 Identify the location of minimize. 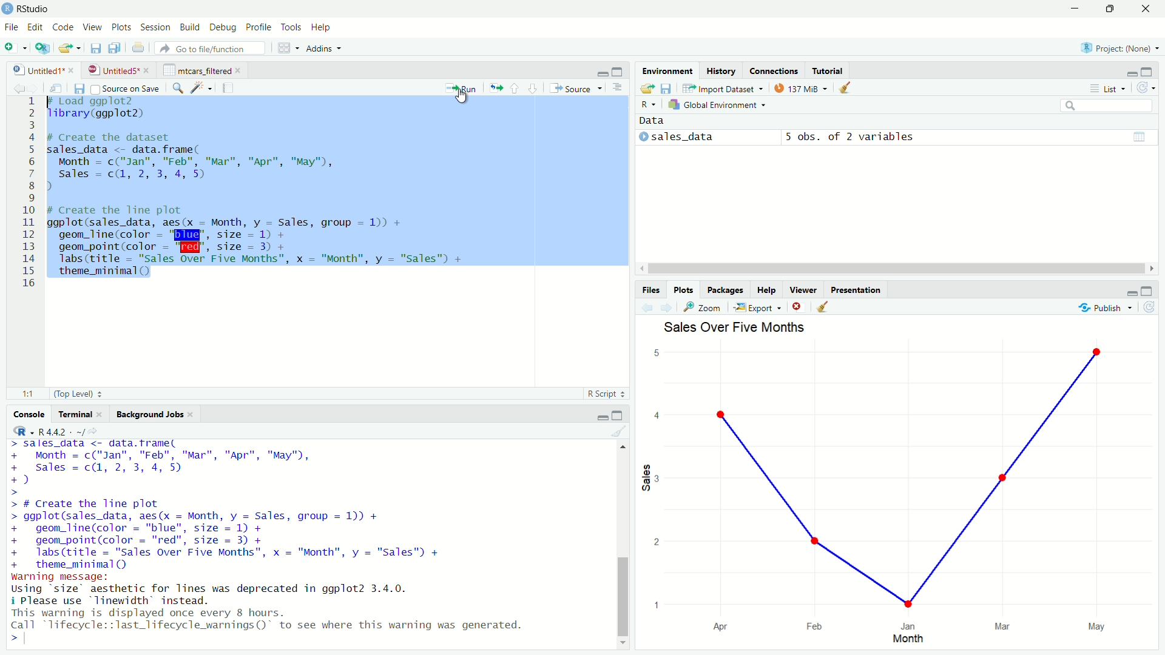
(1130, 293).